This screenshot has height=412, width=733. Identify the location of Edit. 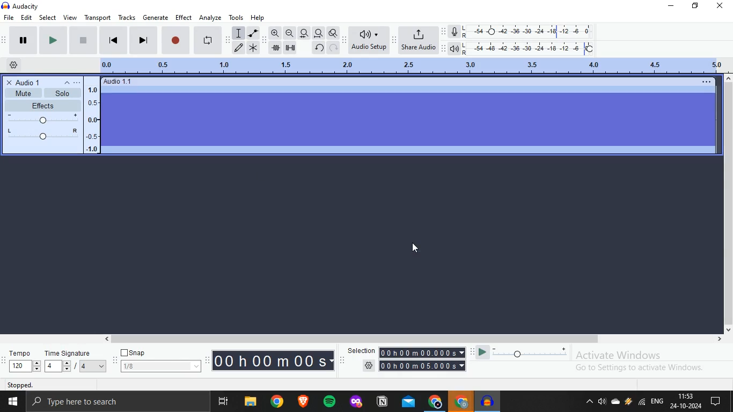
(238, 49).